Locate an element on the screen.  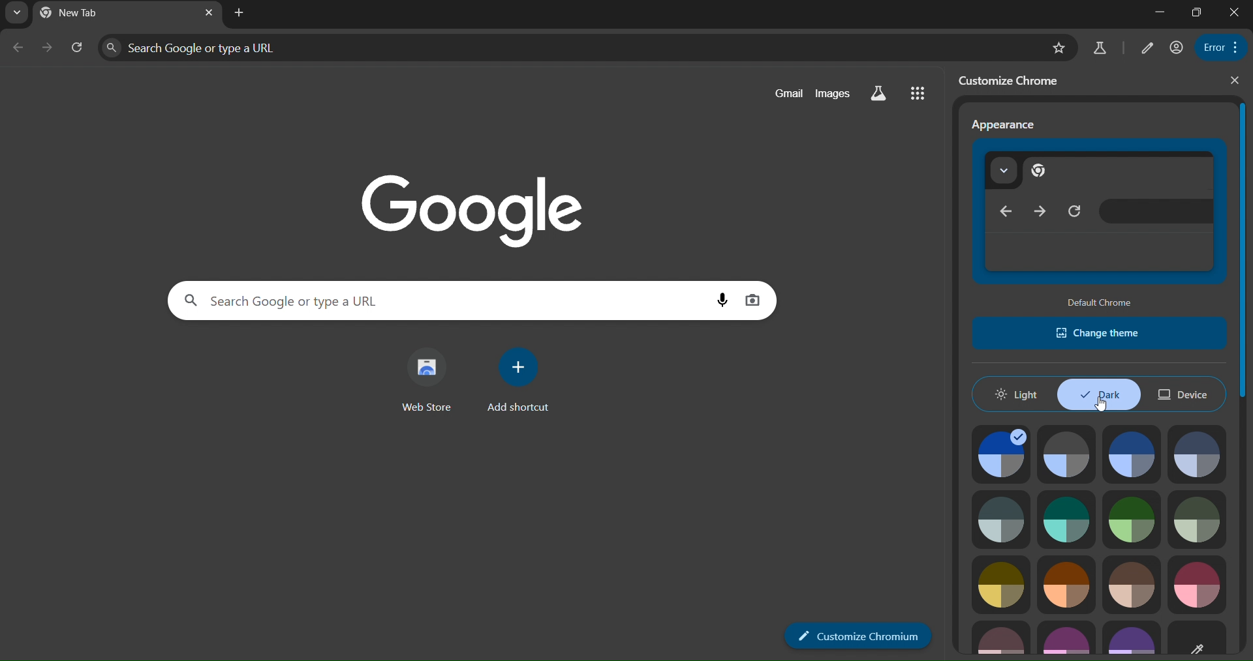
scrollbar is located at coordinates (1242, 254).